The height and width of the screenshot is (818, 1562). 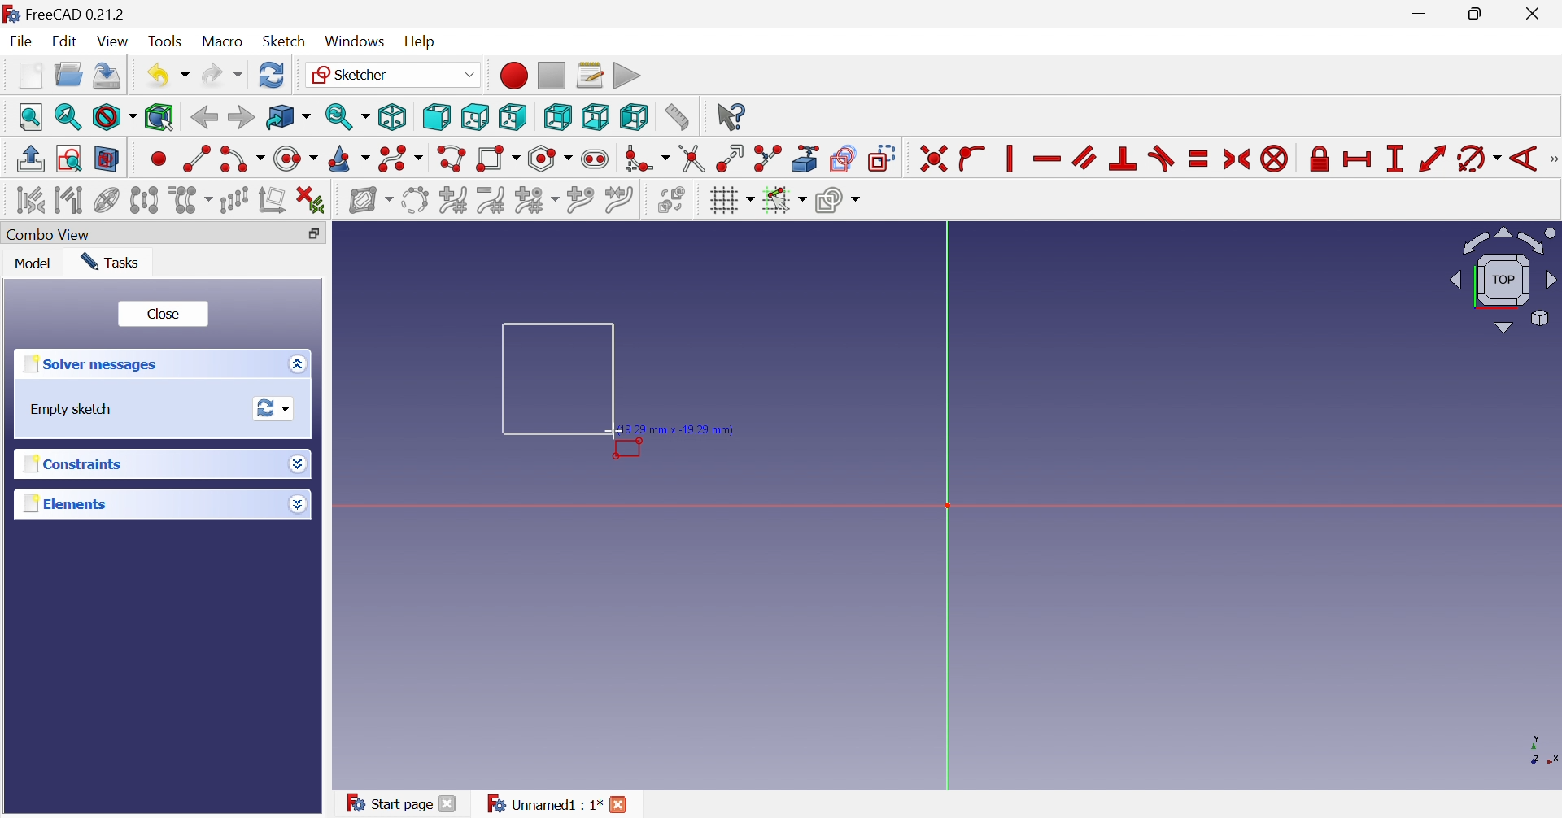 What do you see at coordinates (676, 118) in the screenshot?
I see `Measure distance` at bounding box center [676, 118].